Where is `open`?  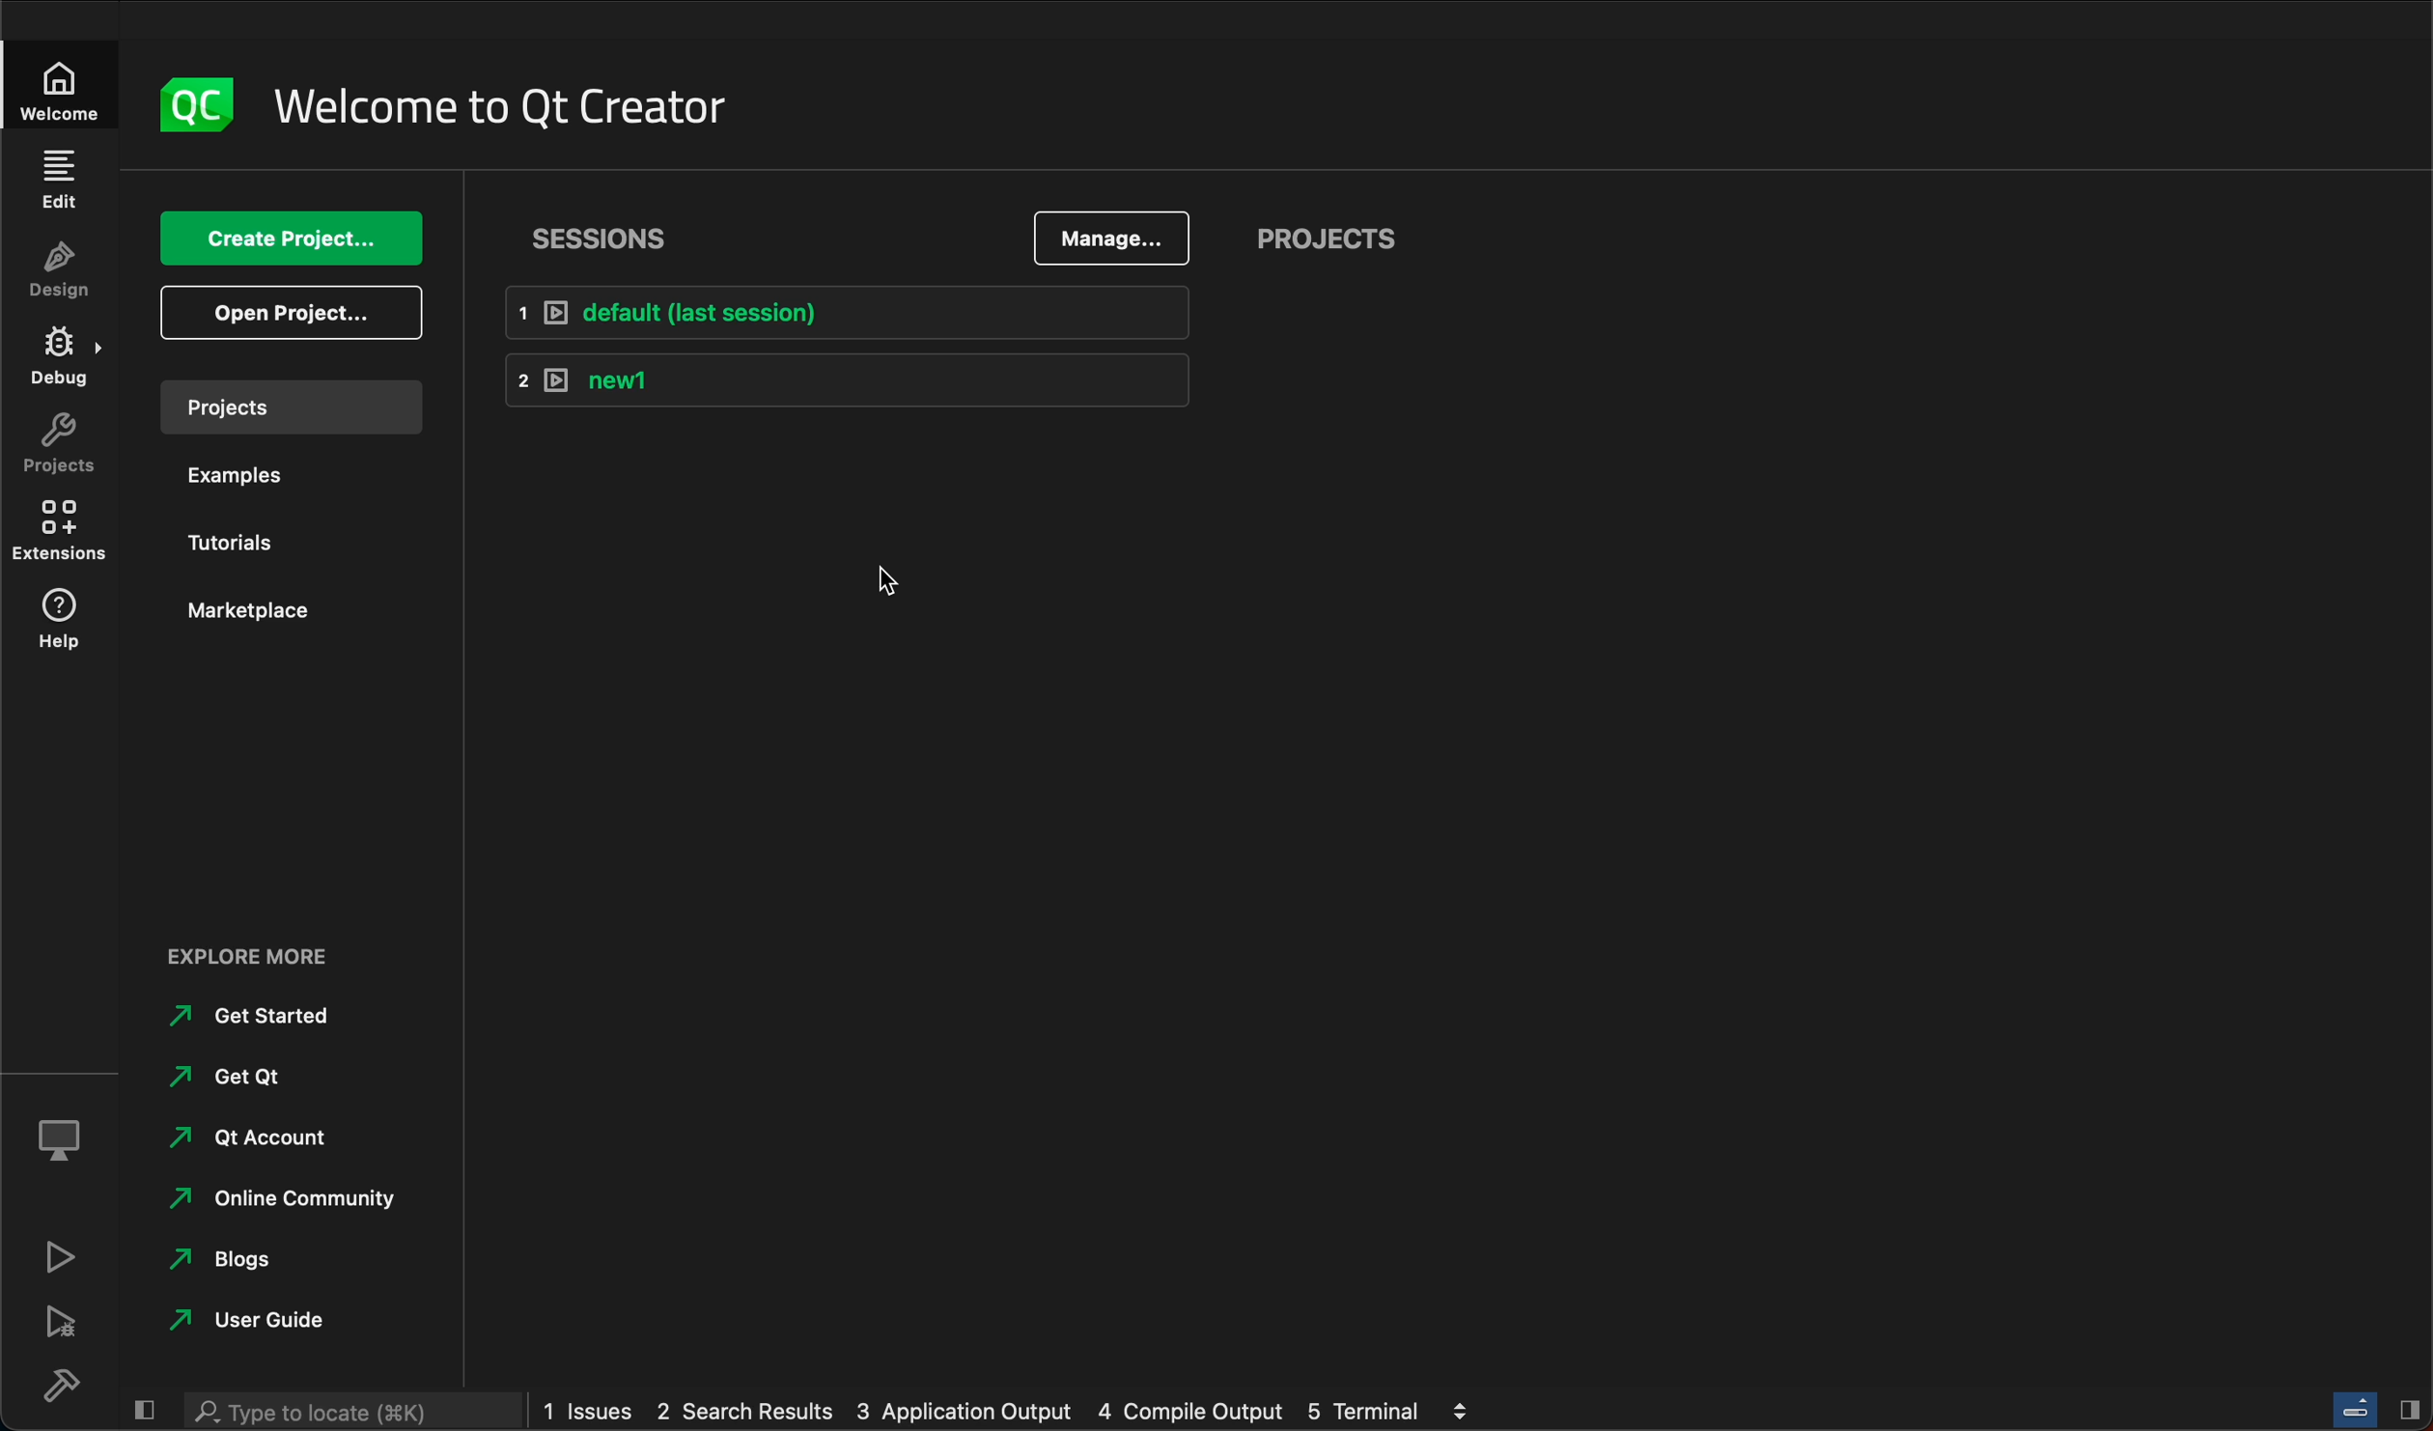
open is located at coordinates (288, 311).